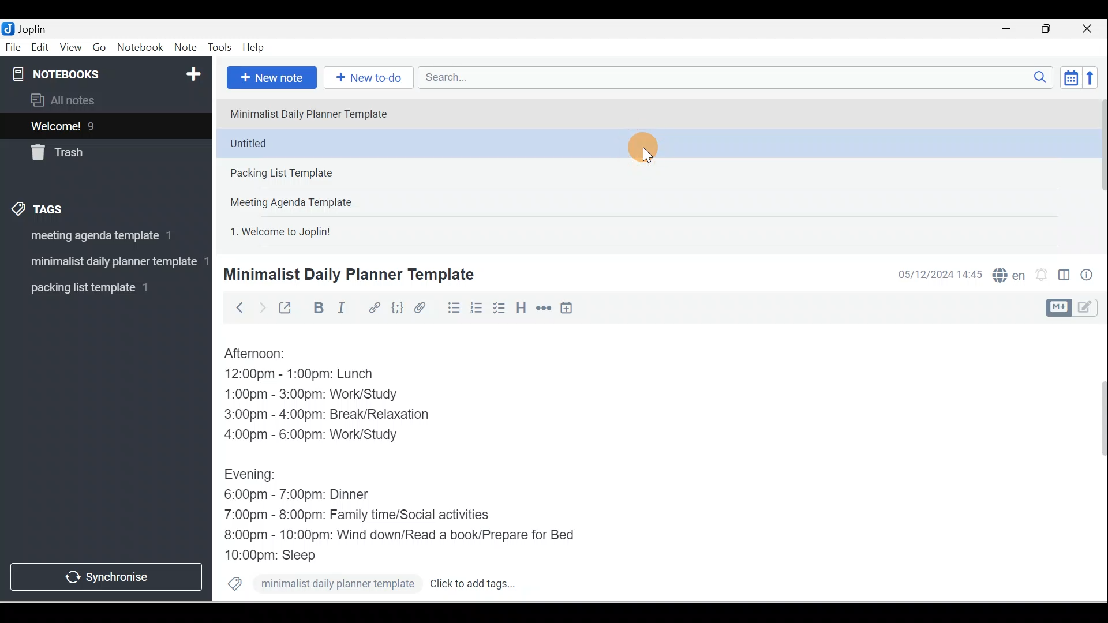 Image resolution: width=1108 pixels, height=623 pixels. I want to click on Maximise, so click(1050, 29).